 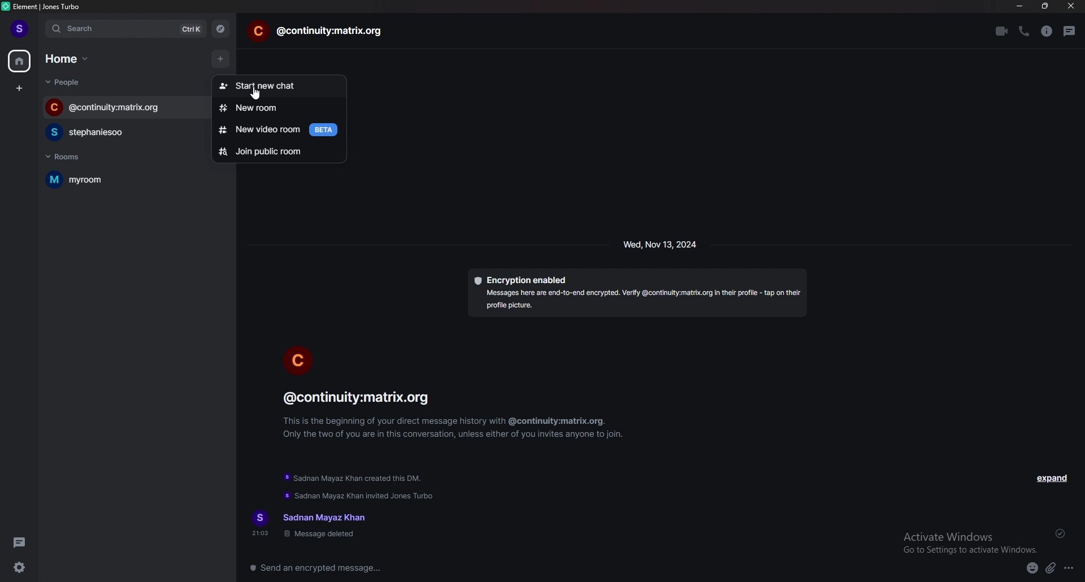 I want to click on new video room, so click(x=279, y=130).